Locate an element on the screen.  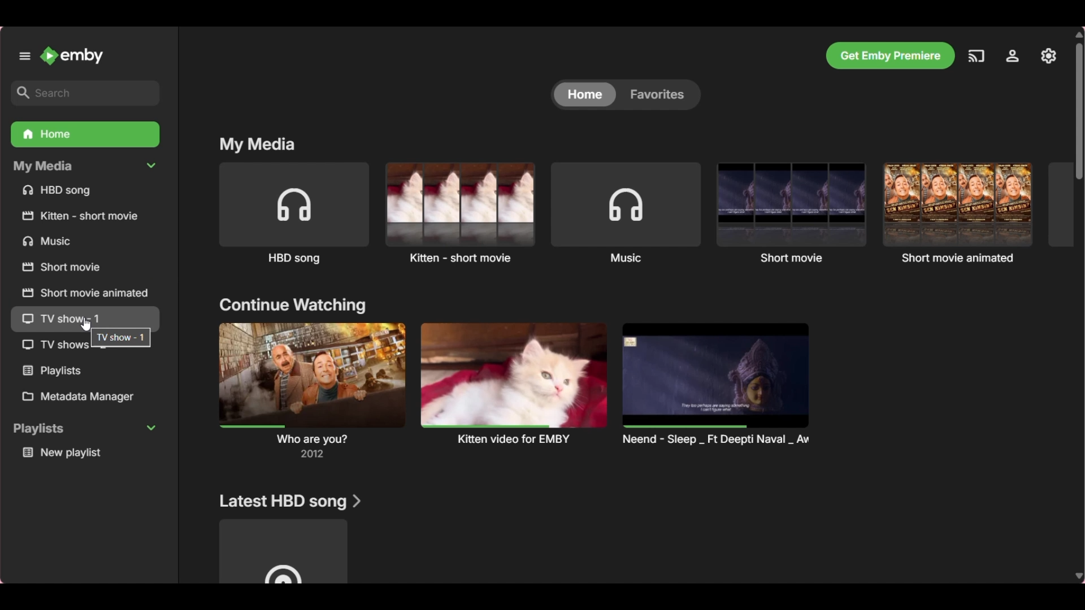
Unpin left panel is located at coordinates (24, 56).